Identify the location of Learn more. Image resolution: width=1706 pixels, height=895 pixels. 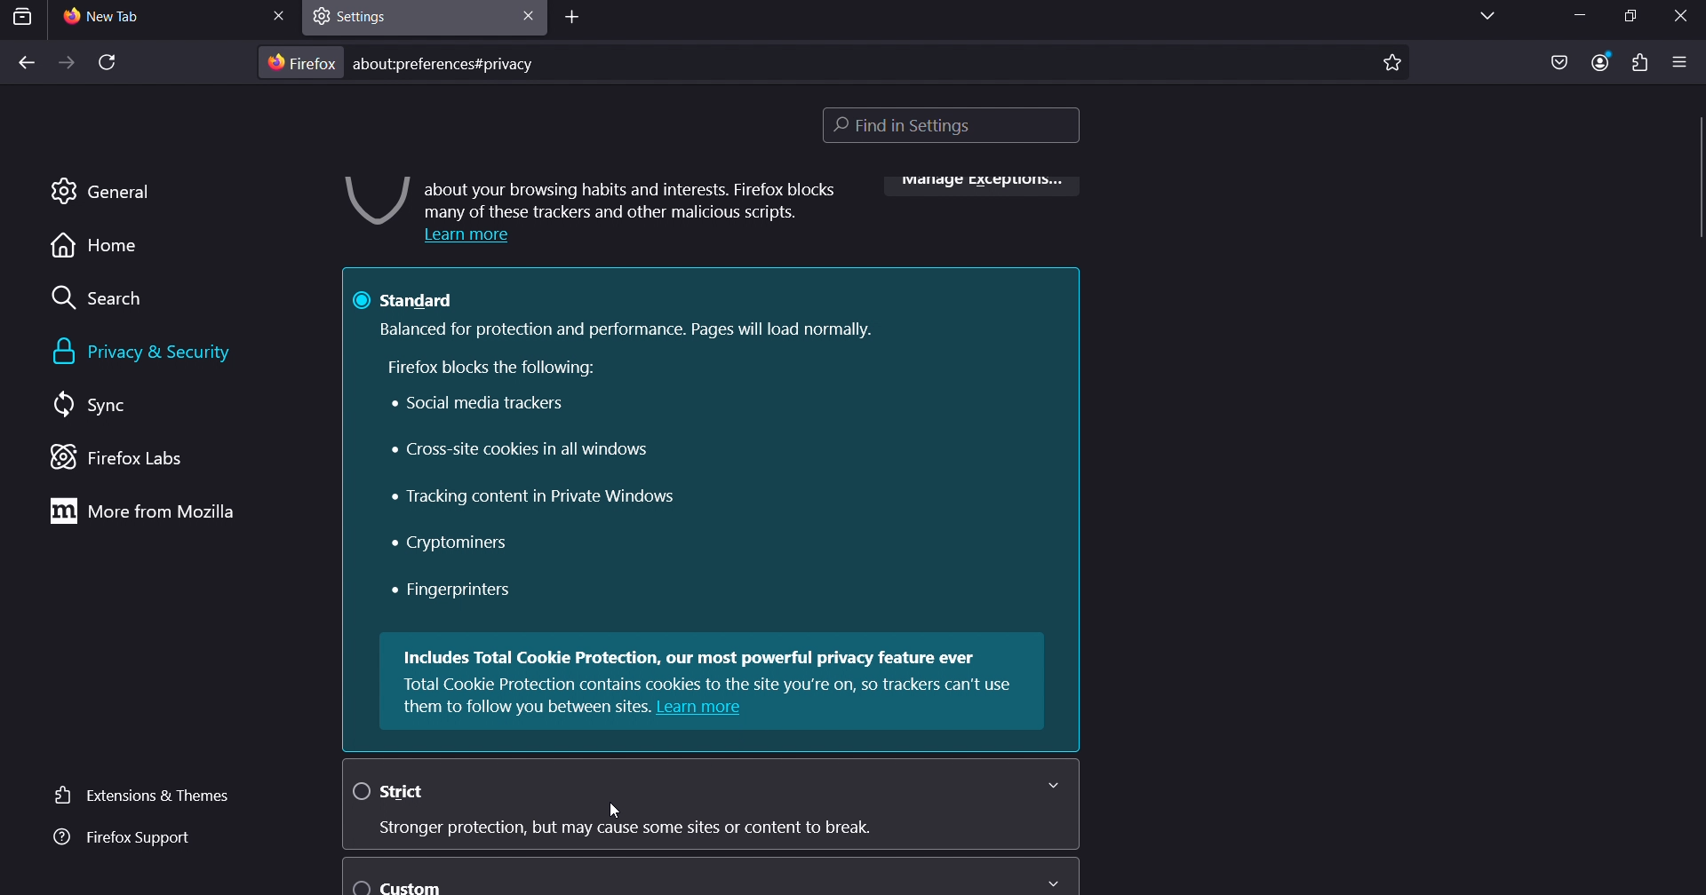
(475, 237).